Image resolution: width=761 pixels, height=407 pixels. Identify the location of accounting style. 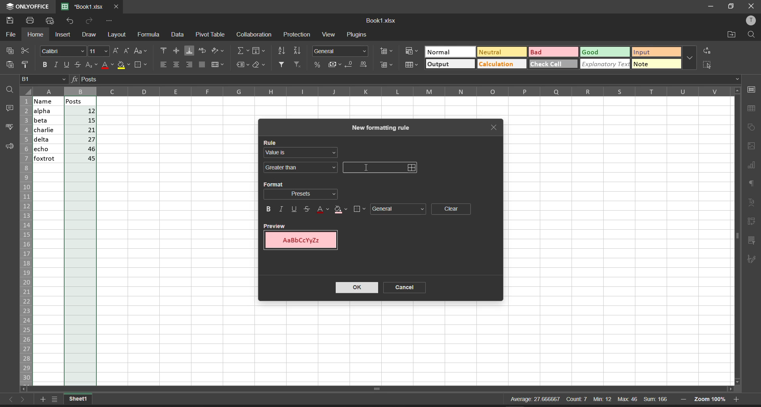
(333, 63).